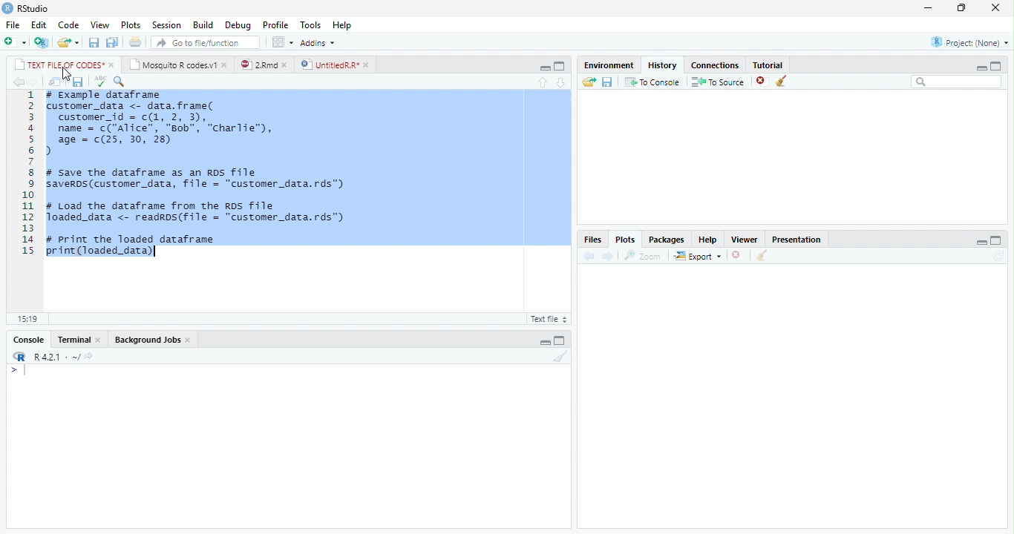 The image size is (1014, 534). Describe the element at coordinates (763, 81) in the screenshot. I see `close file` at that location.